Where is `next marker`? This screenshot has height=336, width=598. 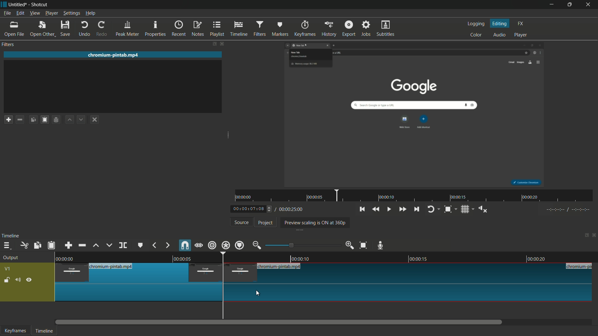
next marker is located at coordinates (168, 246).